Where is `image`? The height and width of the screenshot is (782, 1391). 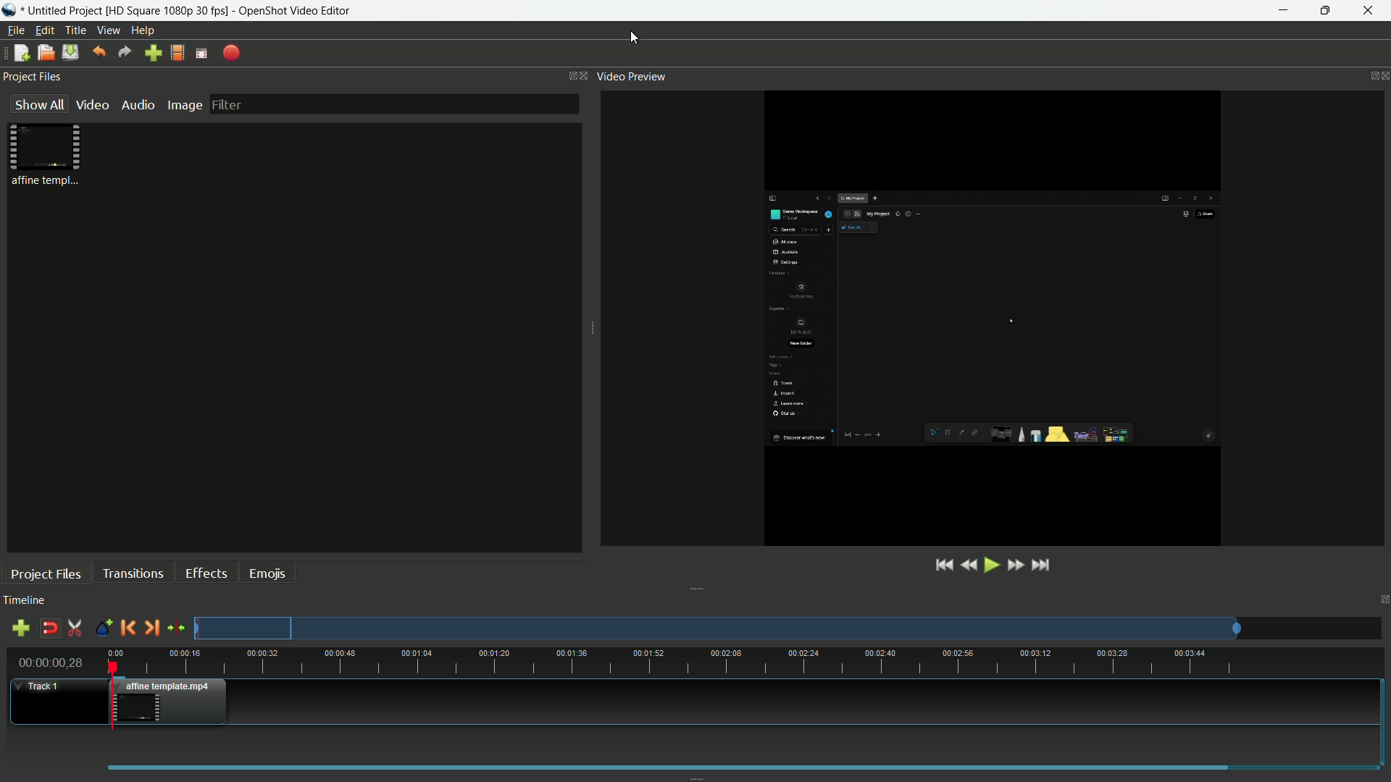 image is located at coordinates (185, 106).